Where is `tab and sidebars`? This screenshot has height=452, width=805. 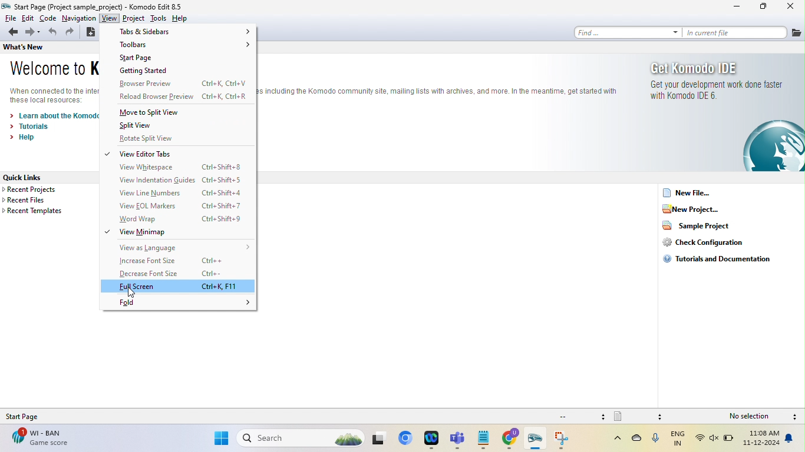
tab and sidebars is located at coordinates (184, 32).